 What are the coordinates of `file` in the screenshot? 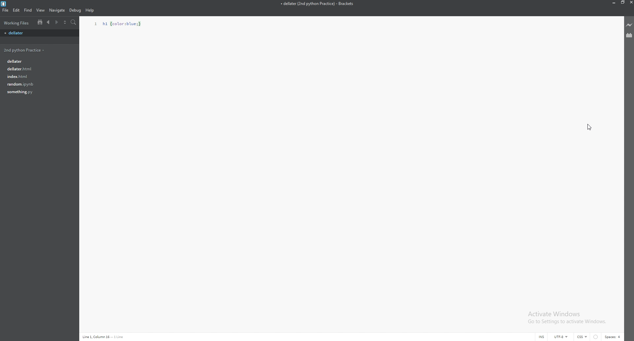 It's located at (36, 76).